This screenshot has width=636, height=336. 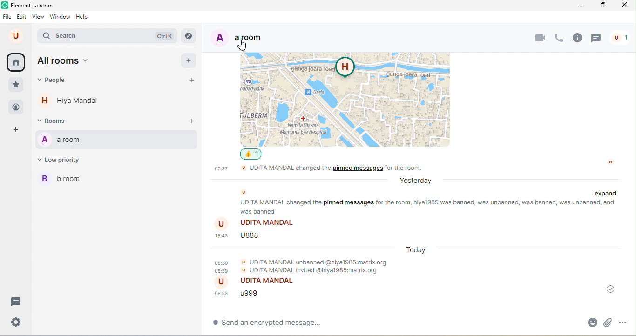 What do you see at coordinates (191, 121) in the screenshot?
I see `add room` at bounding box center [191, 121].